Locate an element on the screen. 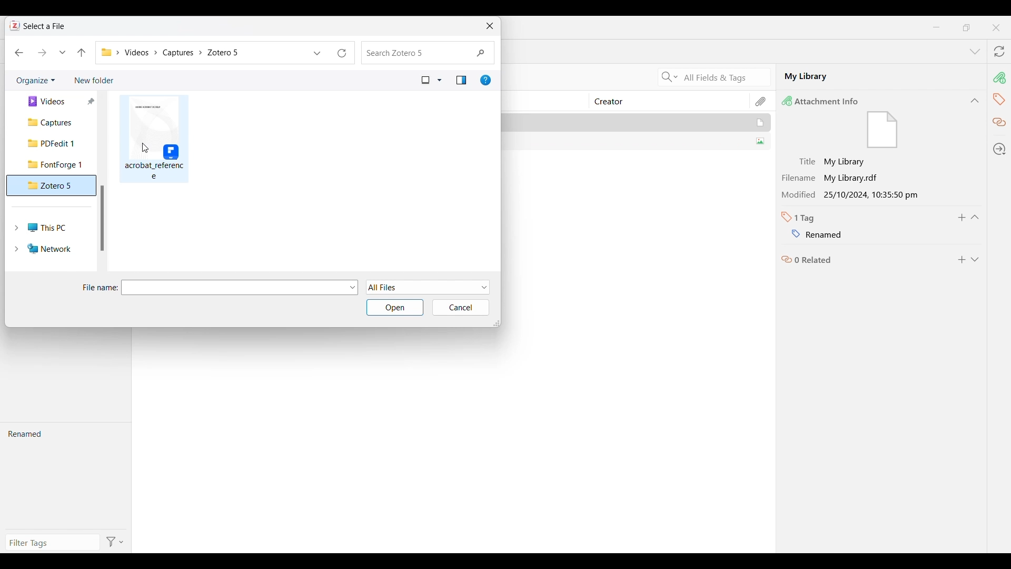 The height and width of the screenshot is (569, 1011). maximize is located at coordinates (966, 27).